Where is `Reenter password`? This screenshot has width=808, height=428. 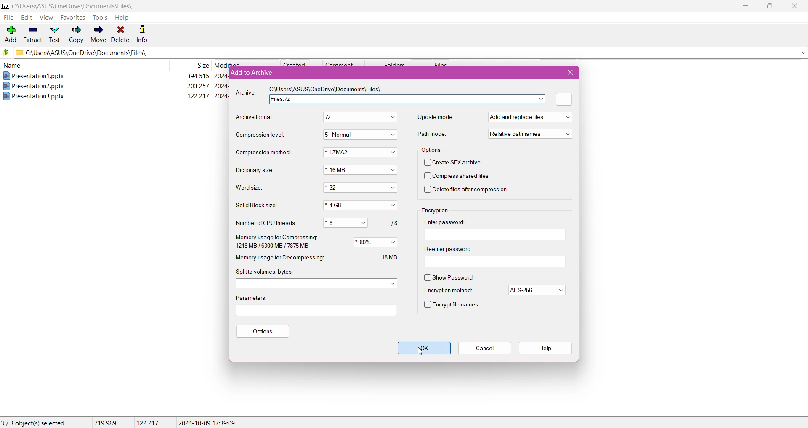 Reenter password is located at coordinates (448, 248).